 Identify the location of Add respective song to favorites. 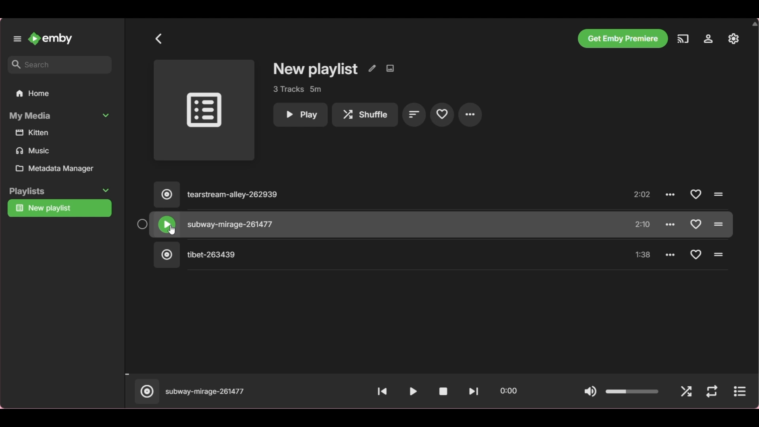
(697, 254).